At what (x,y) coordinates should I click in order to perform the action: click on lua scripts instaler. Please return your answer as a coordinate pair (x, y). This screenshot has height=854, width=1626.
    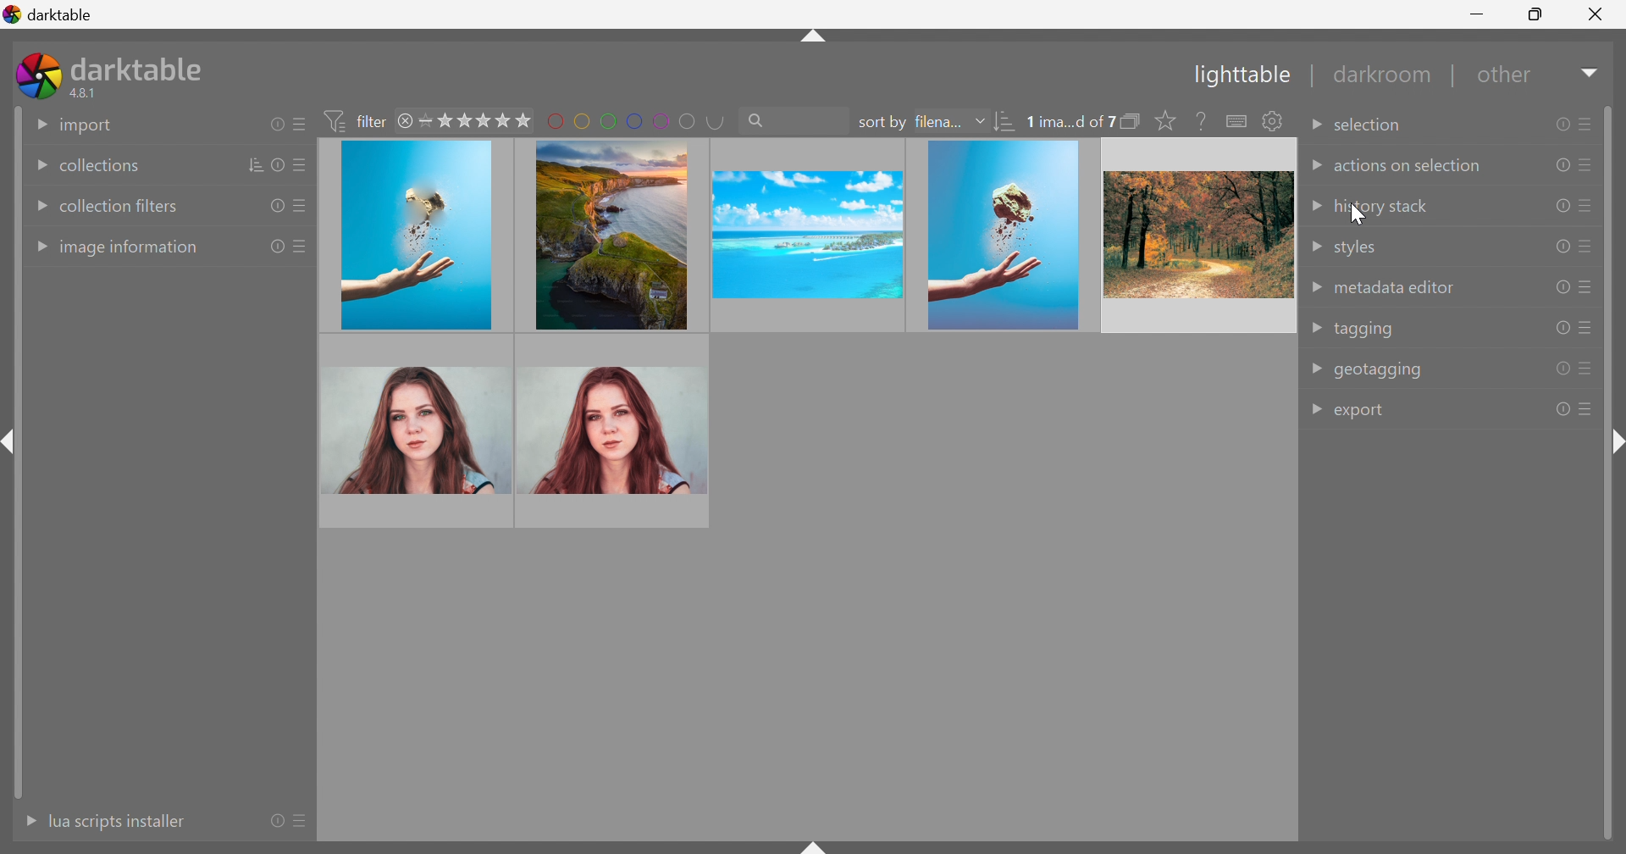
    Looking at the image, I should click on (116, 821).